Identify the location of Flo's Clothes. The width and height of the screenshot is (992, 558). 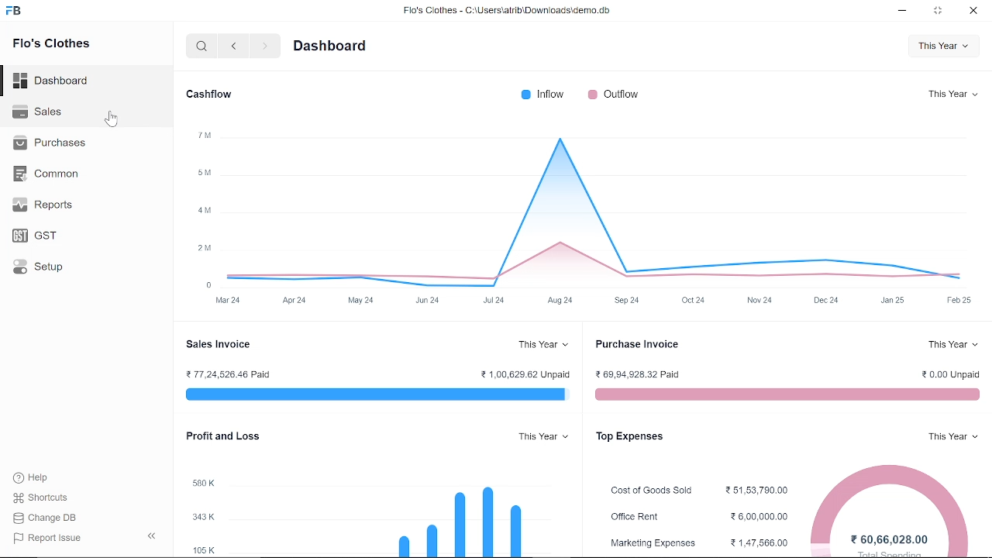
(55, 49).